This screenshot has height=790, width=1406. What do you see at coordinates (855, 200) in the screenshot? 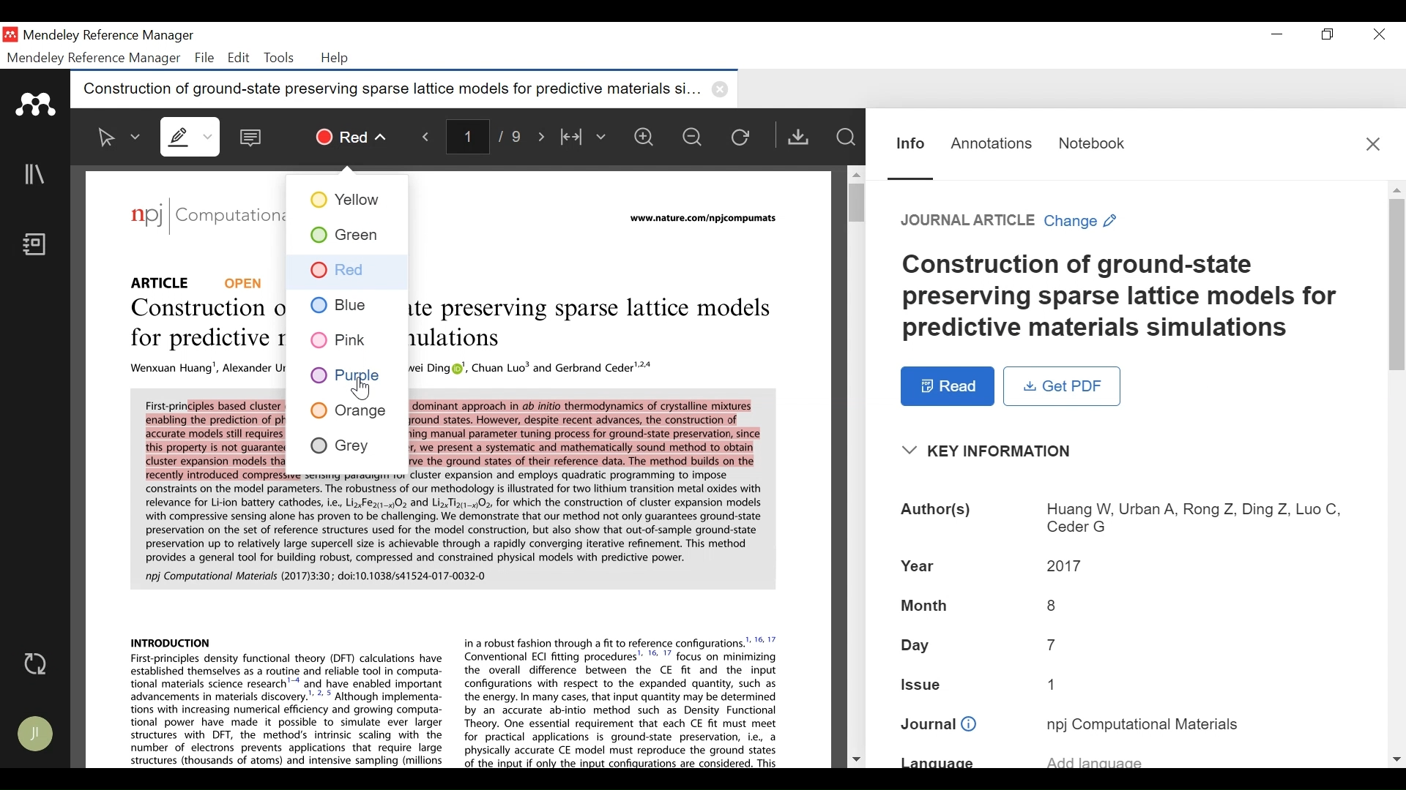
I see `Vertical Scroll bar` at bounding box center [855, 200].